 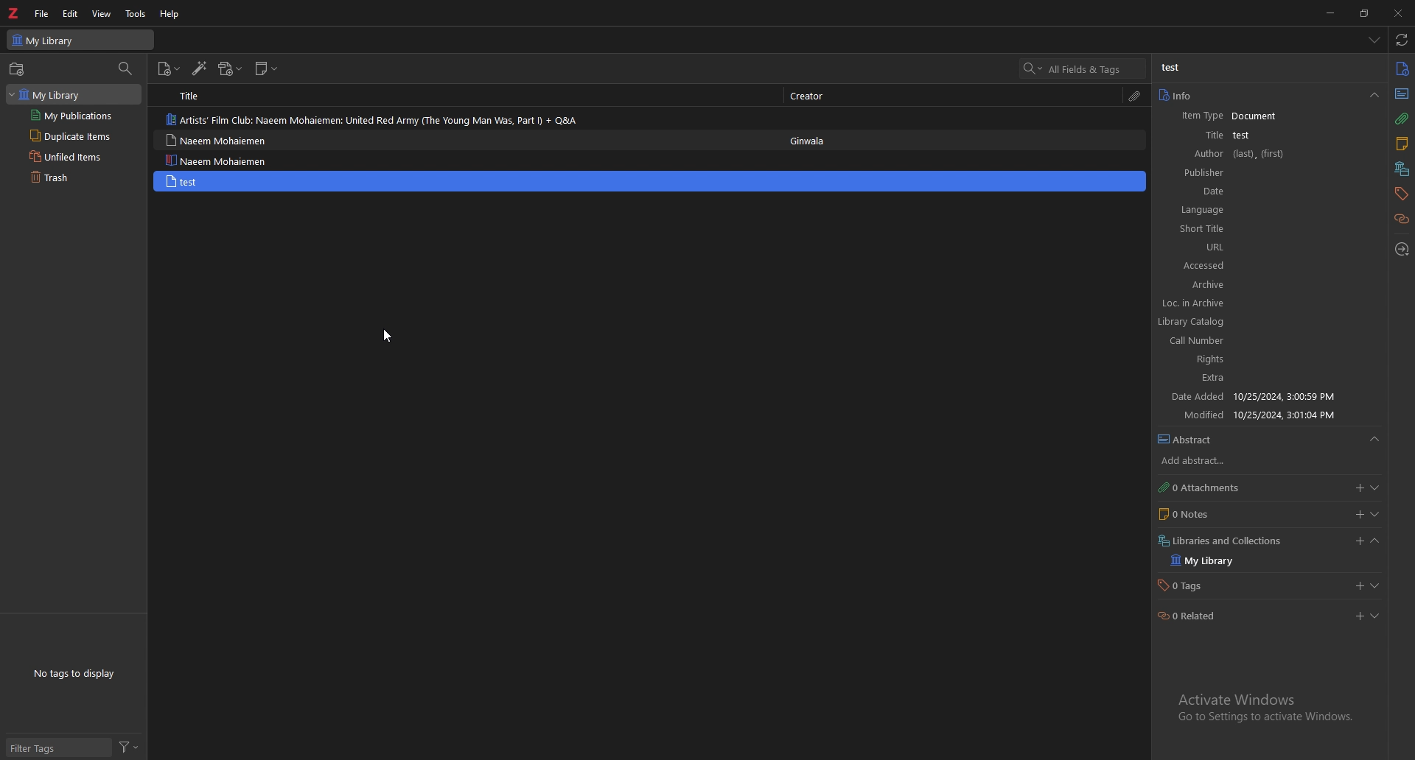 What do you see at coordinates (1266, 703) in the screenshot?
I see `Activate Windows
Go to Settings to activate Windows.` at bounding box center [1266, 703].